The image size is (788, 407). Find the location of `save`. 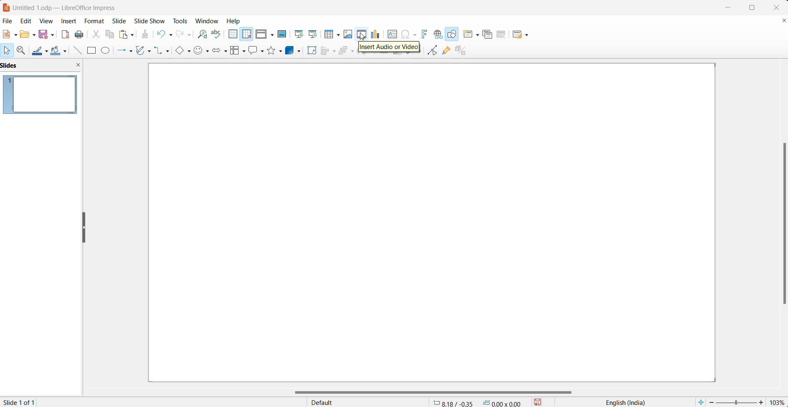

save is located at coordinates (542, 402).